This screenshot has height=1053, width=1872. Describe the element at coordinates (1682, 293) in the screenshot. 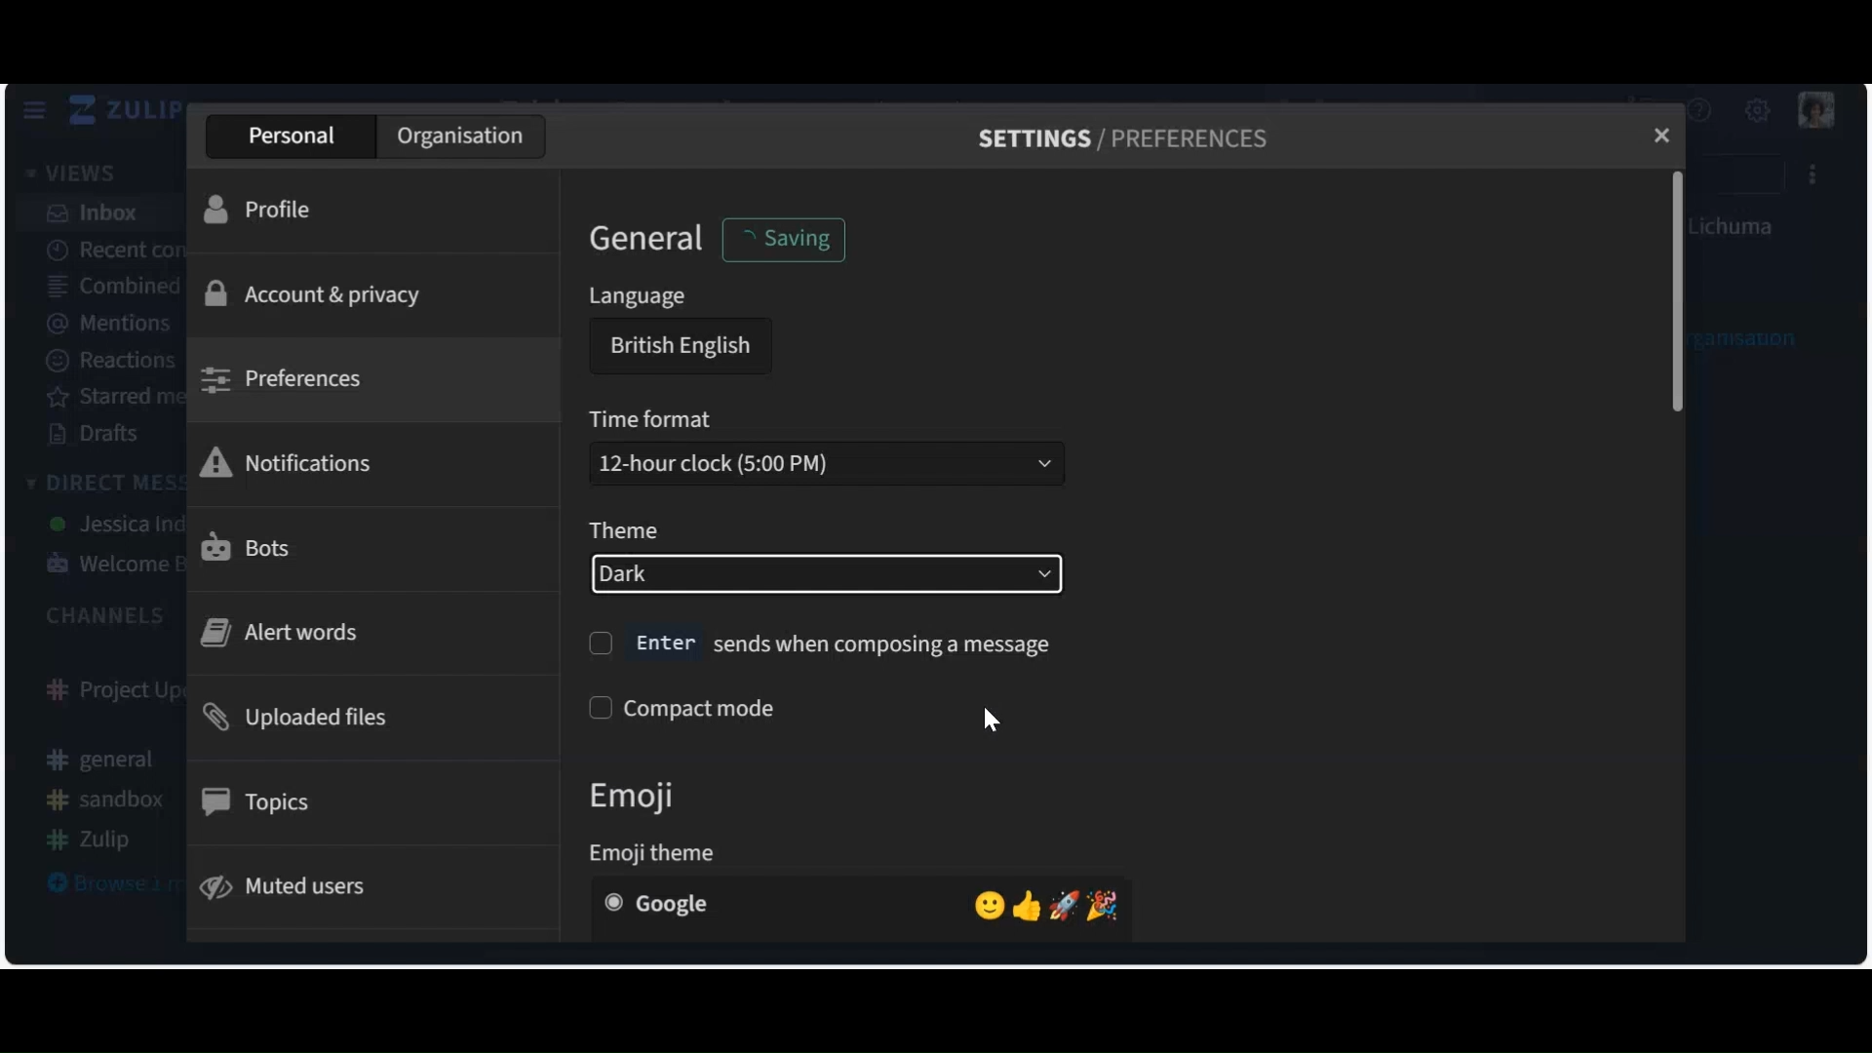

I see `Vertical Scroll bar` at that location.